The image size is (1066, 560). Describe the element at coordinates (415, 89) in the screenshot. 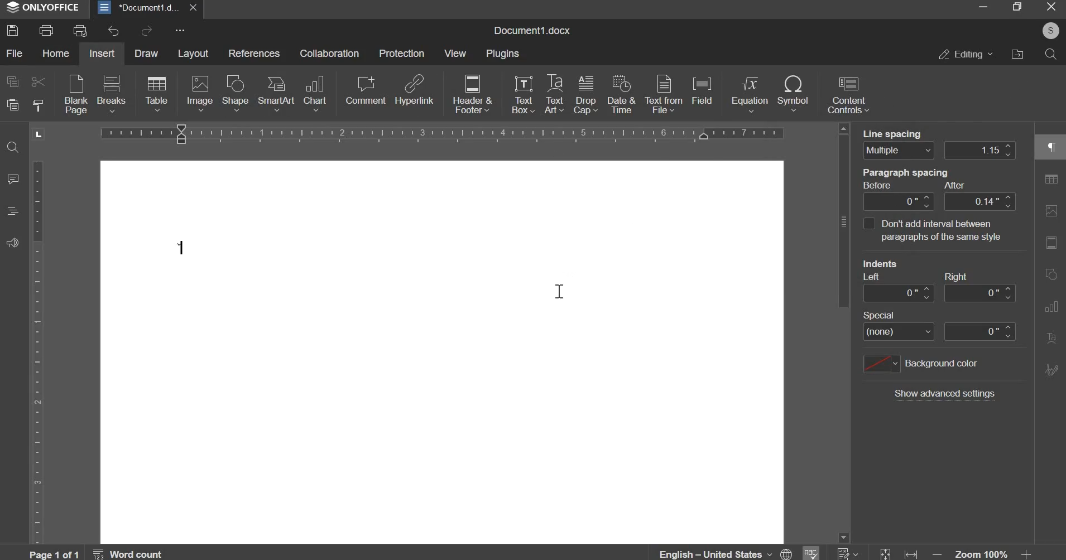

I see `hyperlink` at that location.